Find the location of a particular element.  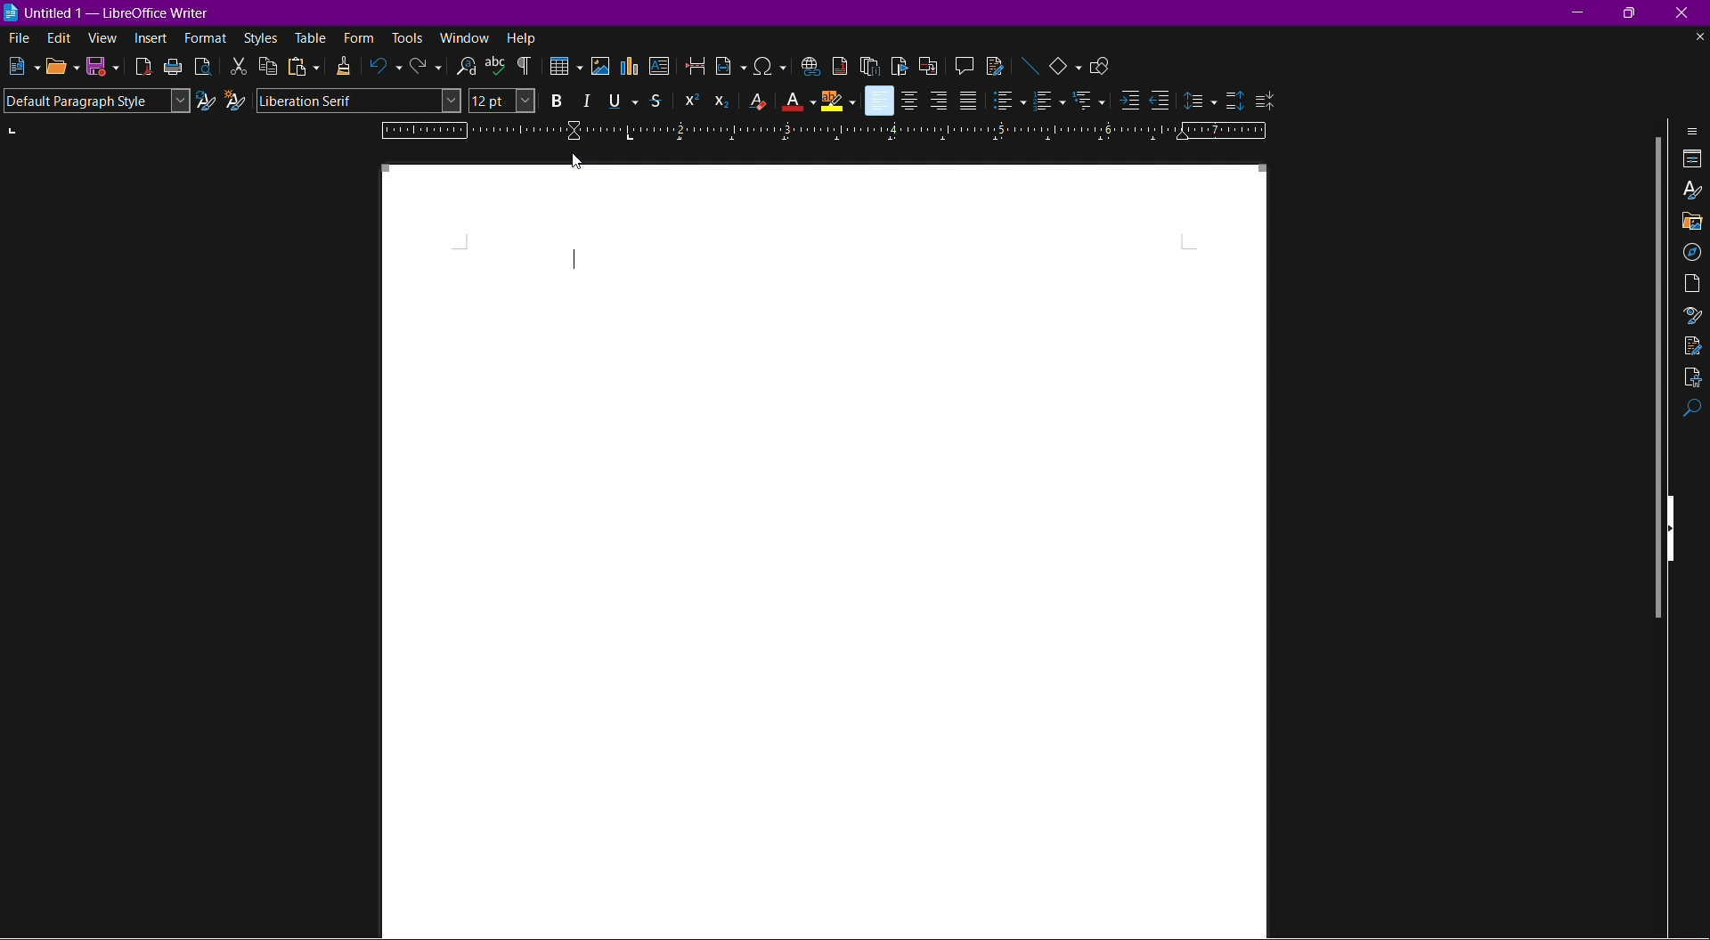

Underline is located at coordinates (622, 100).